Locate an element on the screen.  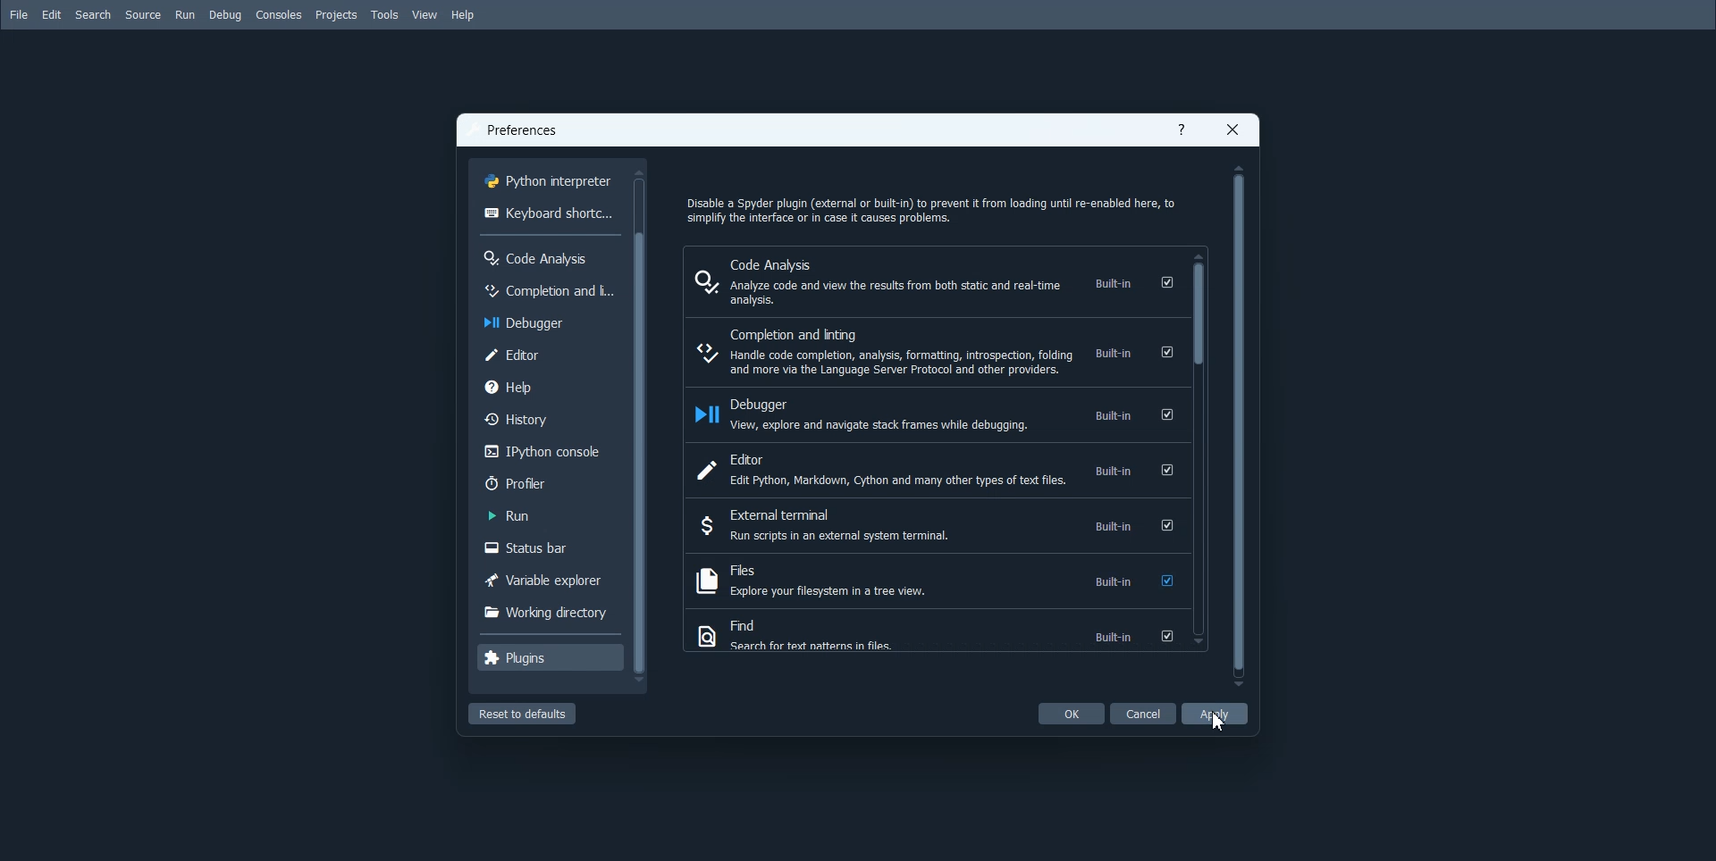
View is located at coordinates (426, 15).